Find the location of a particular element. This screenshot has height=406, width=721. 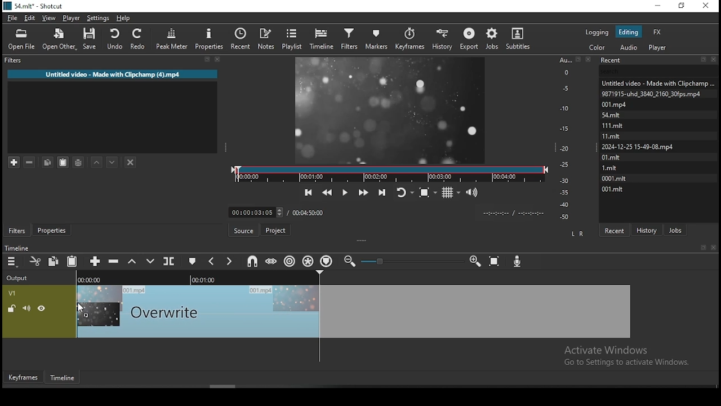

filters is located at coordinates (351, 38).